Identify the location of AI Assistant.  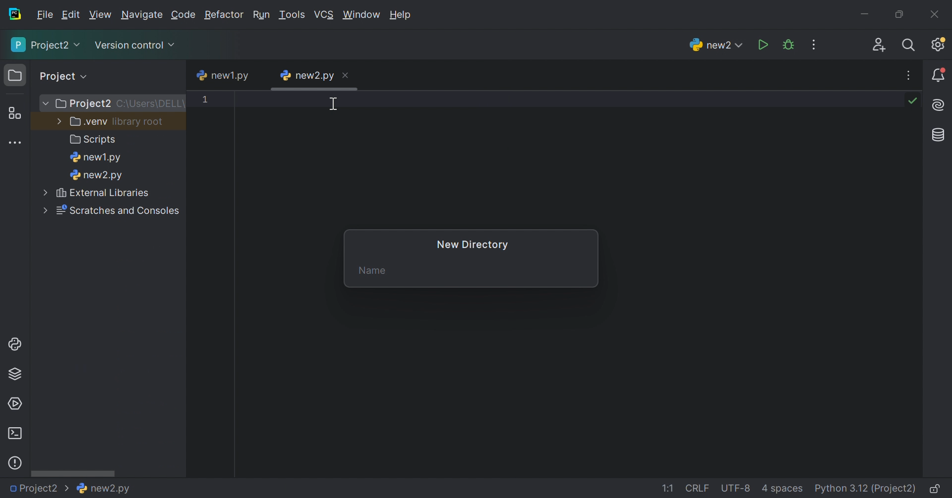
(941, 105).